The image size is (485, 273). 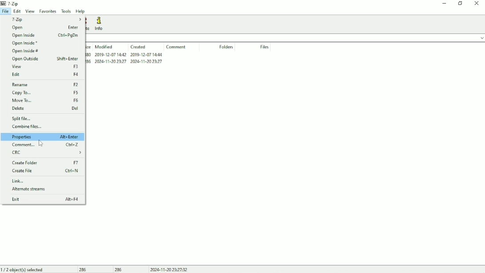 I want to click on Link, so click(x=20, y=181).